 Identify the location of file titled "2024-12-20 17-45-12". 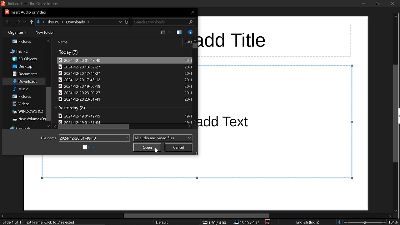
(123, 80).